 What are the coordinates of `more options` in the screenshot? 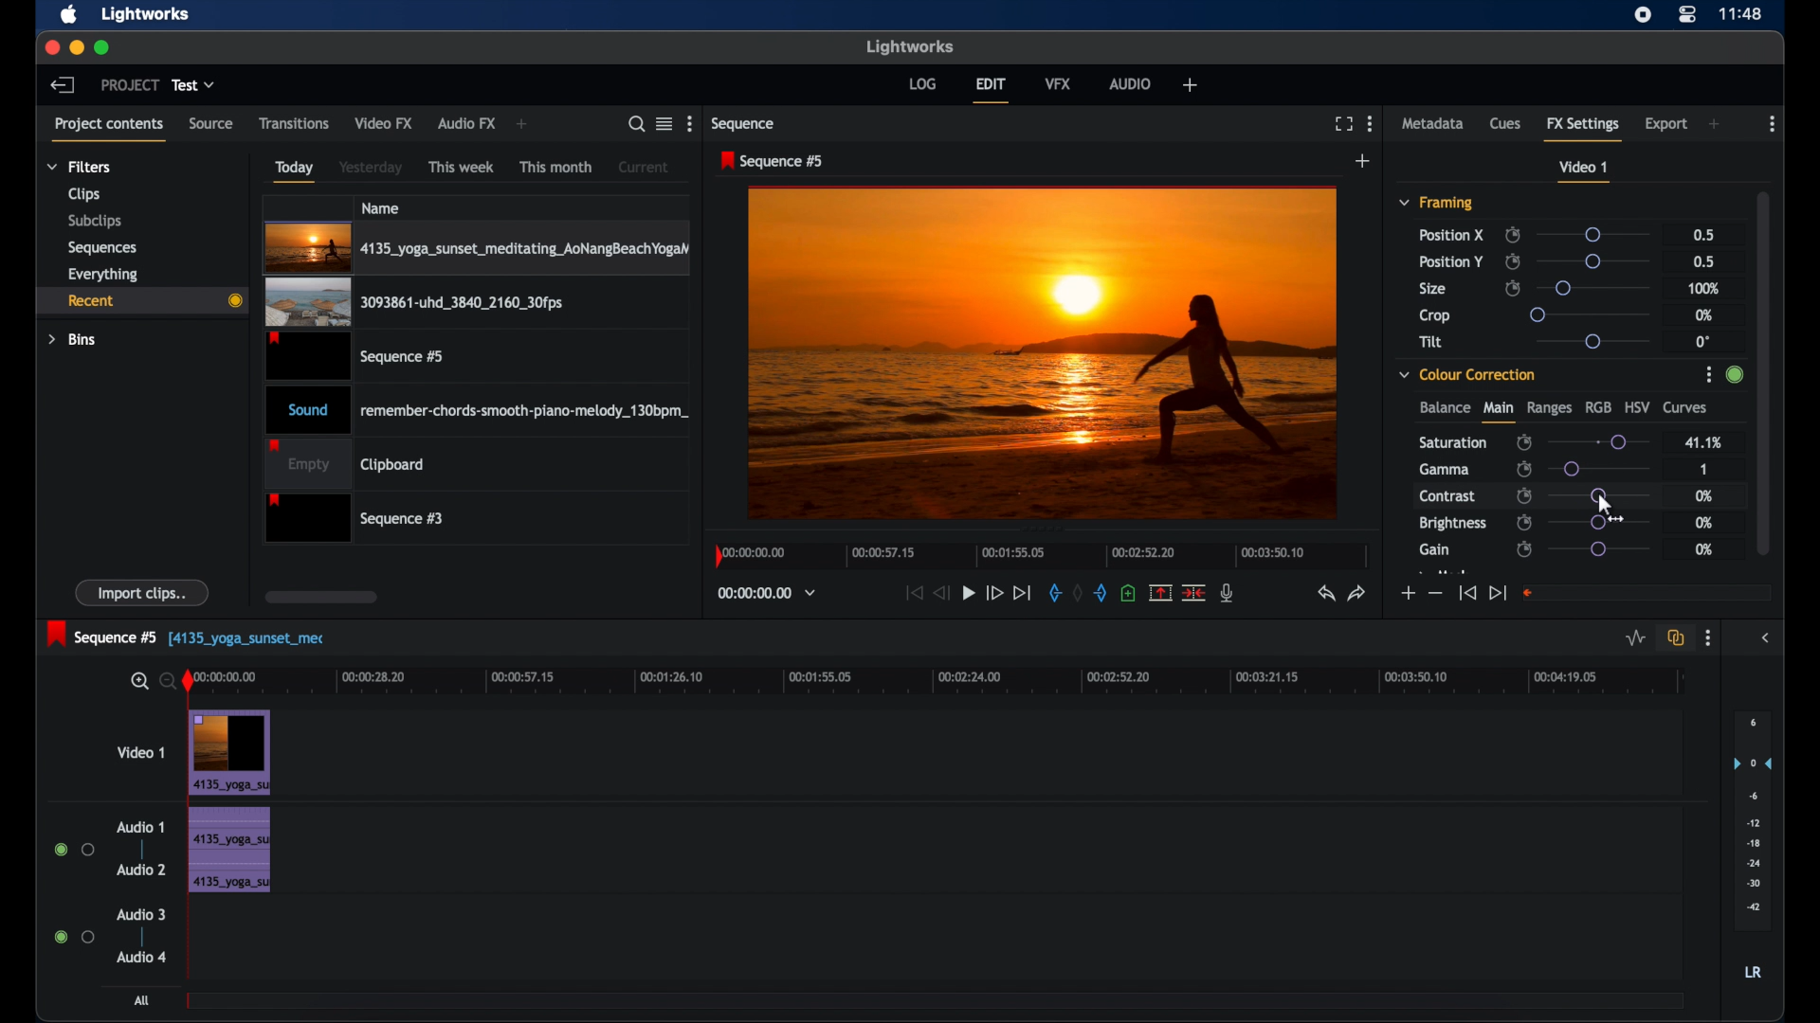 It's located at (689, 124).